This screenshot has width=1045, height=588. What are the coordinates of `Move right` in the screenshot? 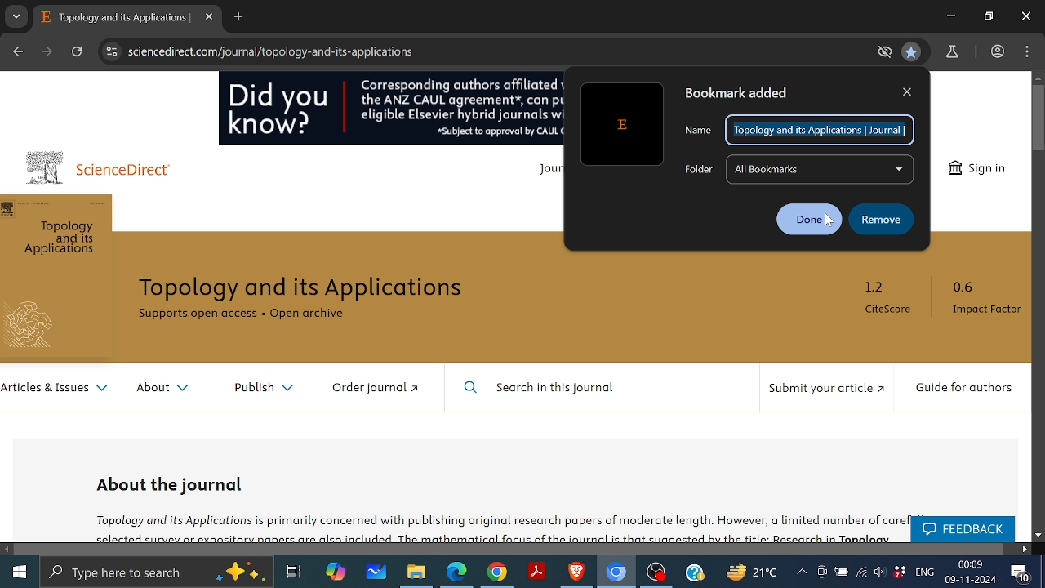 It's located at (1024, 549).